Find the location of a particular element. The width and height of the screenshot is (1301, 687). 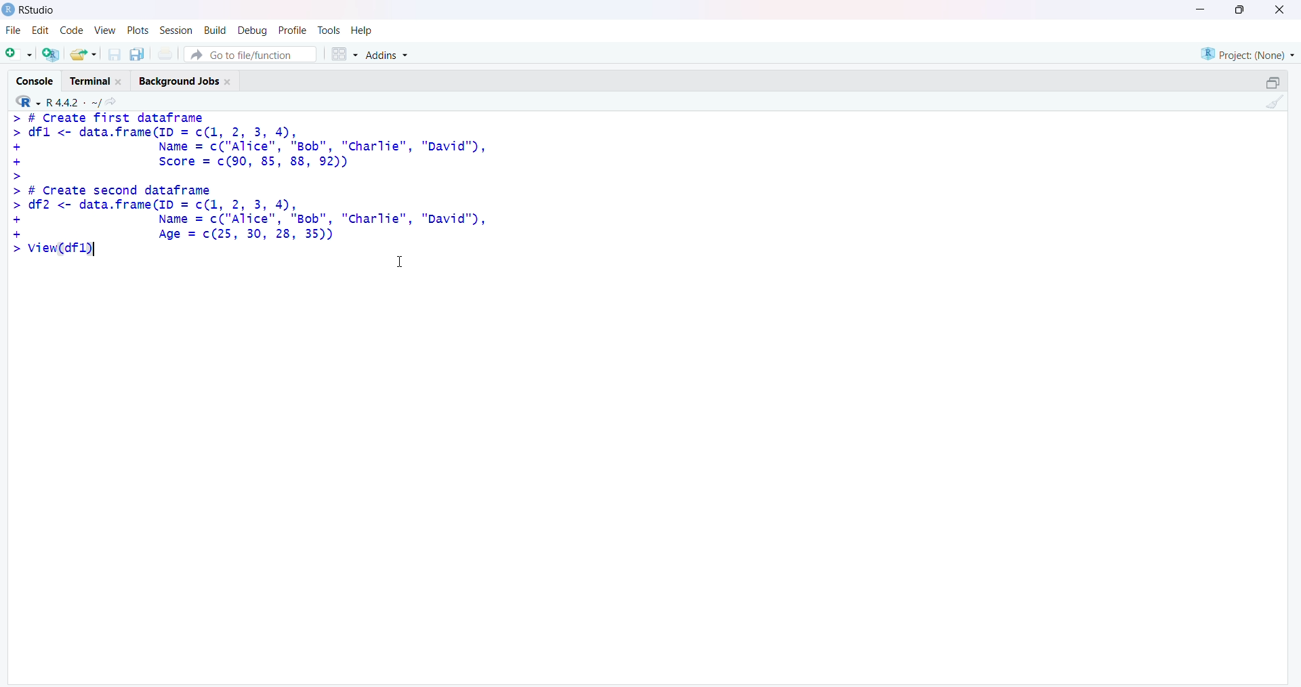

Help is located at coordinates (361, 30).